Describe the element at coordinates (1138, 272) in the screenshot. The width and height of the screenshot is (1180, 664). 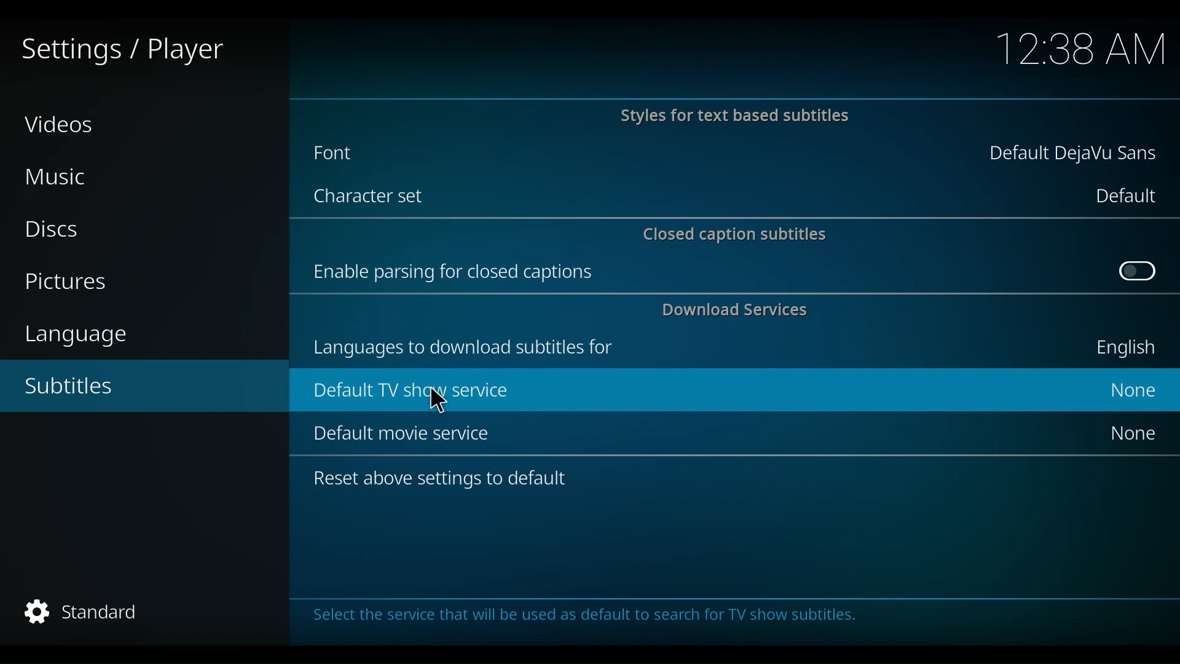
I see `Toggle on/off` at that location.